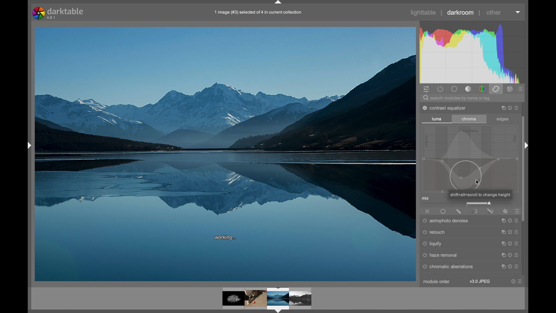 Image resolution: width=556 pixels, height=313 pixels. What do you see at coordinates (480, 281) in the screenshot?
I see `v3.0 jpeg` at bounding box center [480, 281].